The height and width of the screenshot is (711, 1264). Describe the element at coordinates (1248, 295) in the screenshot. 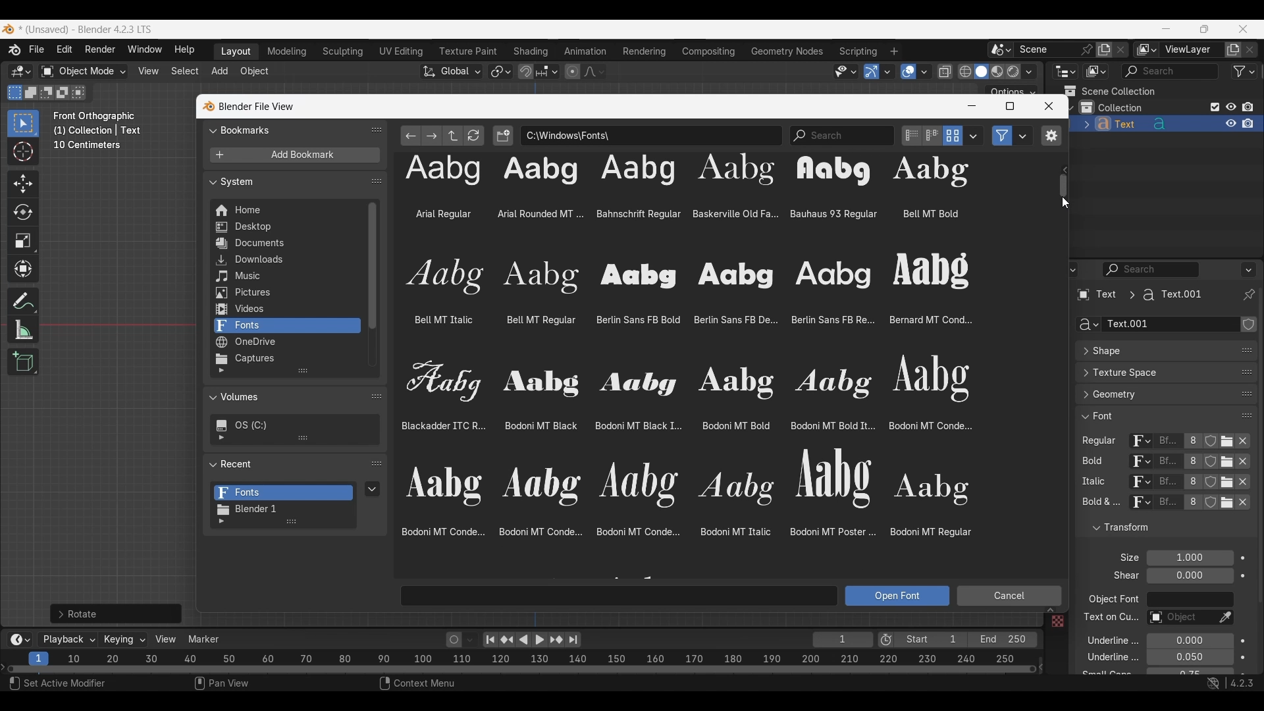

I see `Toggle pin ID` at that location.